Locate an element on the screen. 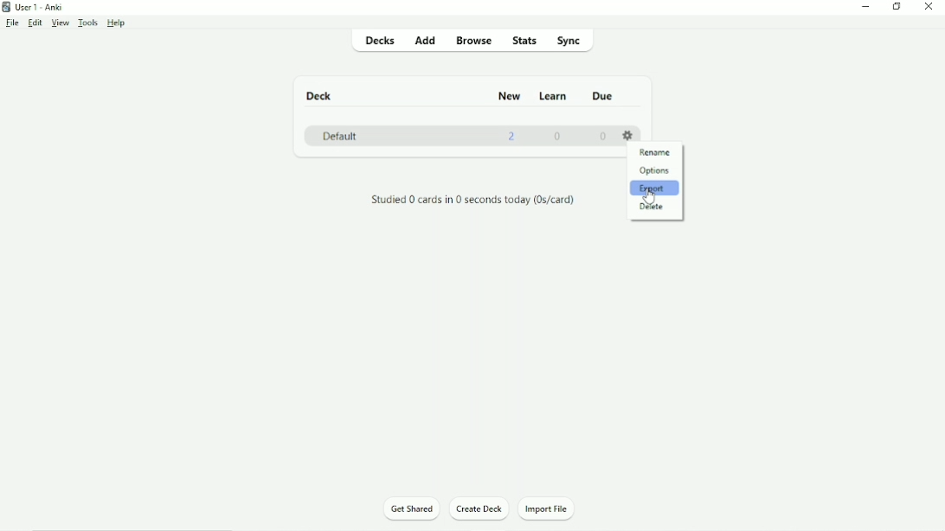  Options is located at coordinates (656, 170).